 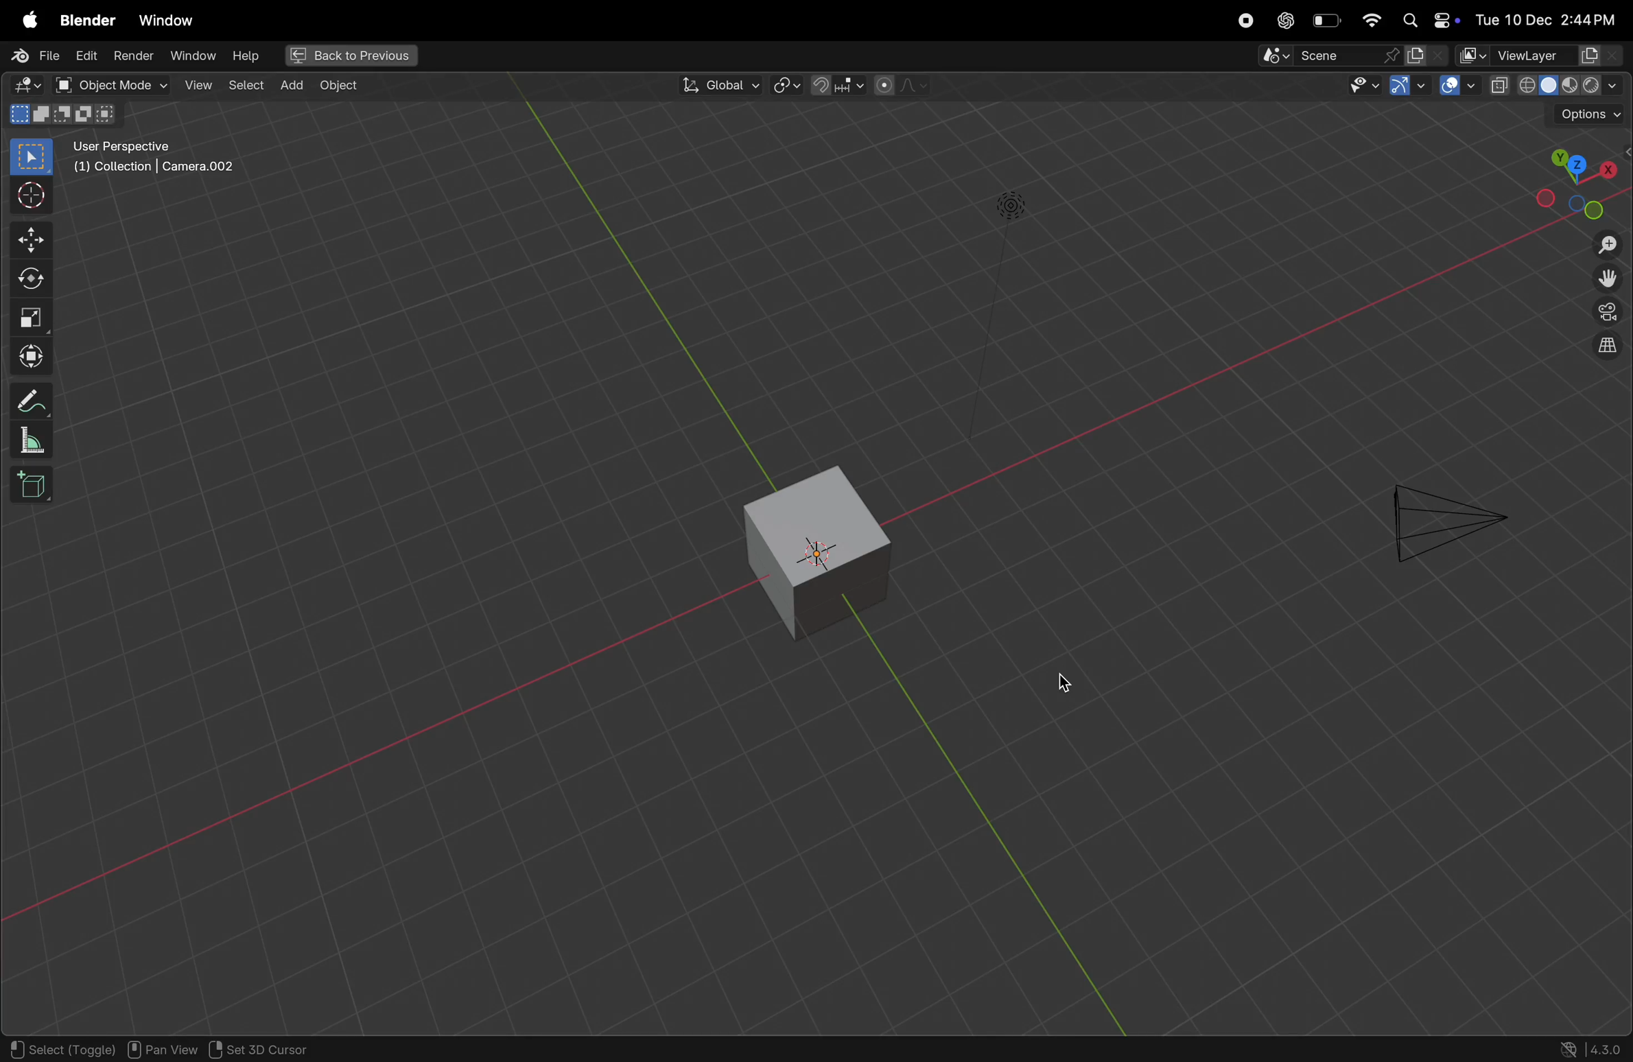 What do you see at coordinates (1319, 58) in the screenshot?
I see `sence` at bounding box center [1319, 58].